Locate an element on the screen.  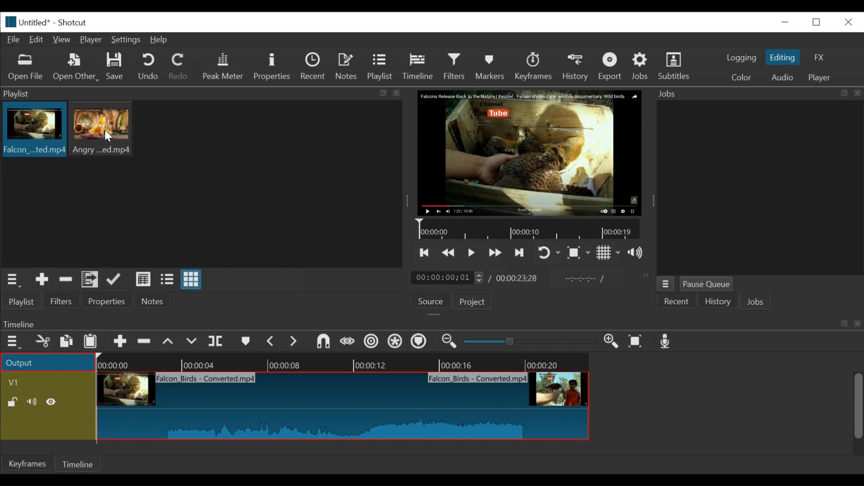
Mute is located at coordinates (34, 402).